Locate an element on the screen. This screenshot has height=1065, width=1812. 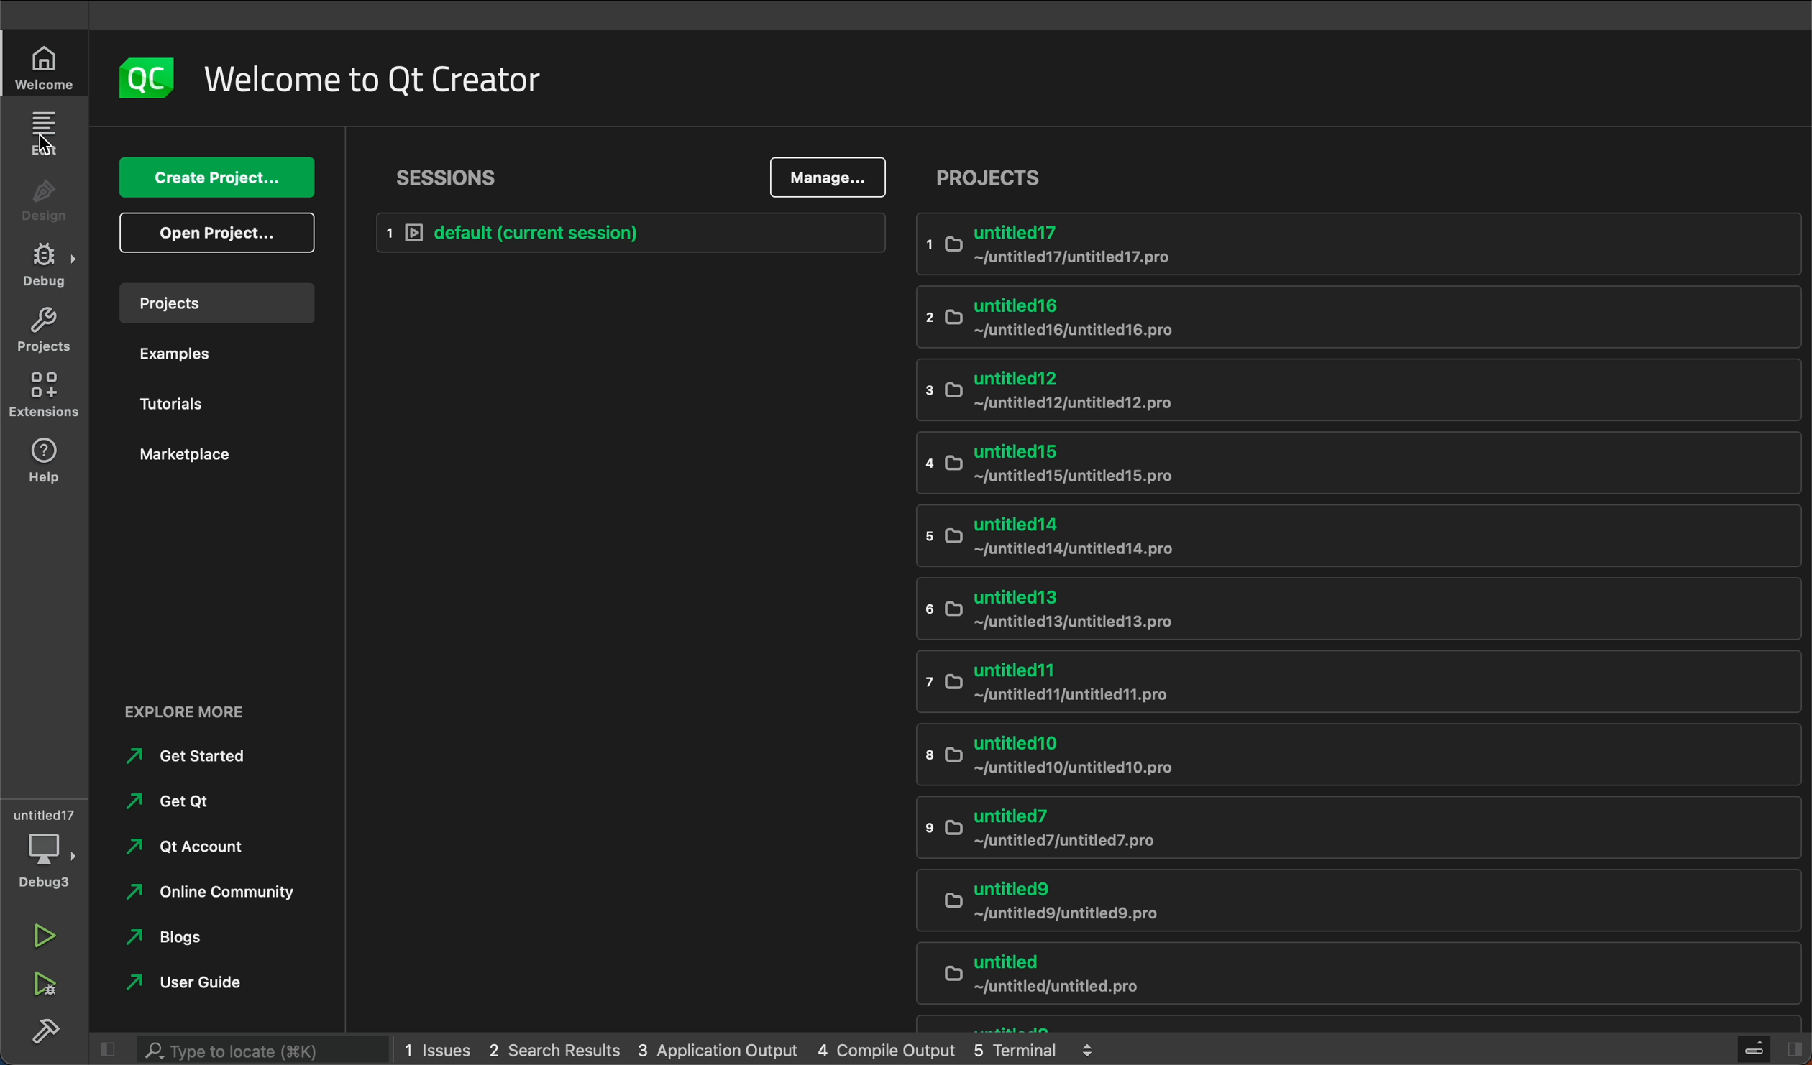
run is located at coordinates (42, 931).